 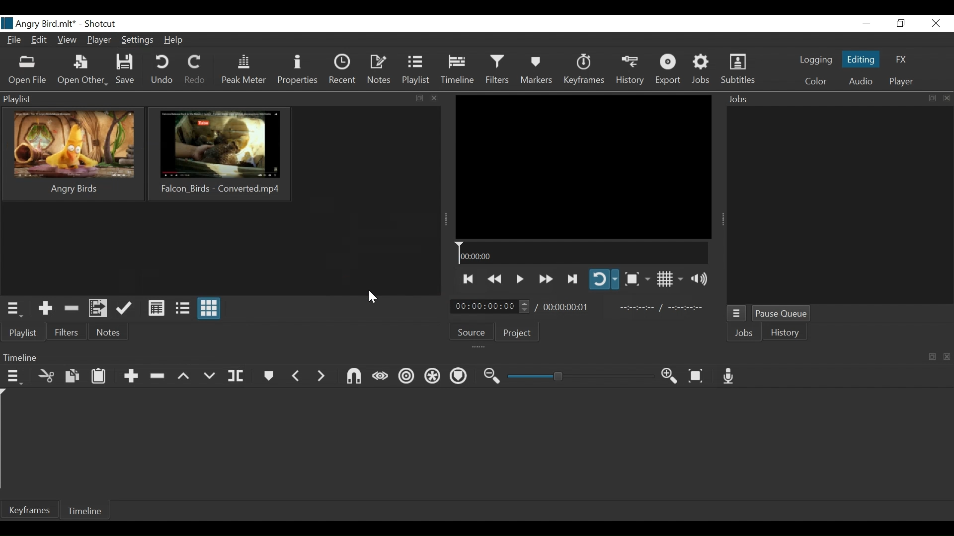 I want to click on Playlist, so click(x=25, y=334).